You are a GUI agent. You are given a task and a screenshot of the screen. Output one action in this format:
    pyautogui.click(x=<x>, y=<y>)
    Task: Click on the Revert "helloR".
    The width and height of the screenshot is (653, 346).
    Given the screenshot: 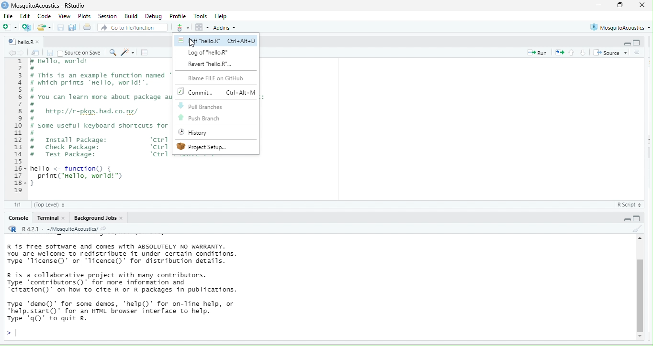 What is the action you would take?
    pyautogui.click(x=211, y=65)
    